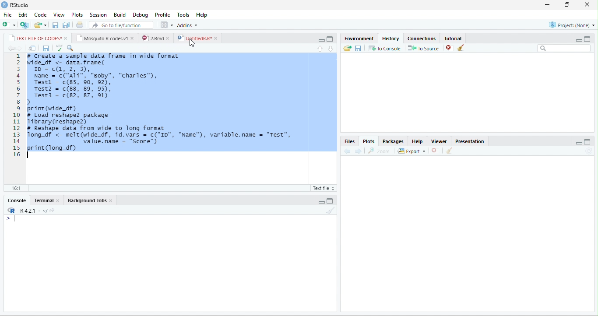  Describe the element at coordinates (579, 40) in the screenshot. I see `minimize` at that location.